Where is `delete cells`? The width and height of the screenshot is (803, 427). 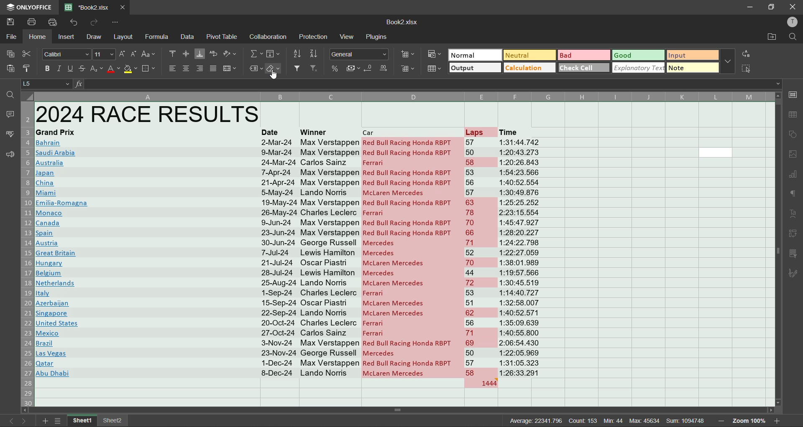 delete cells is located at coordinates (406, 68).